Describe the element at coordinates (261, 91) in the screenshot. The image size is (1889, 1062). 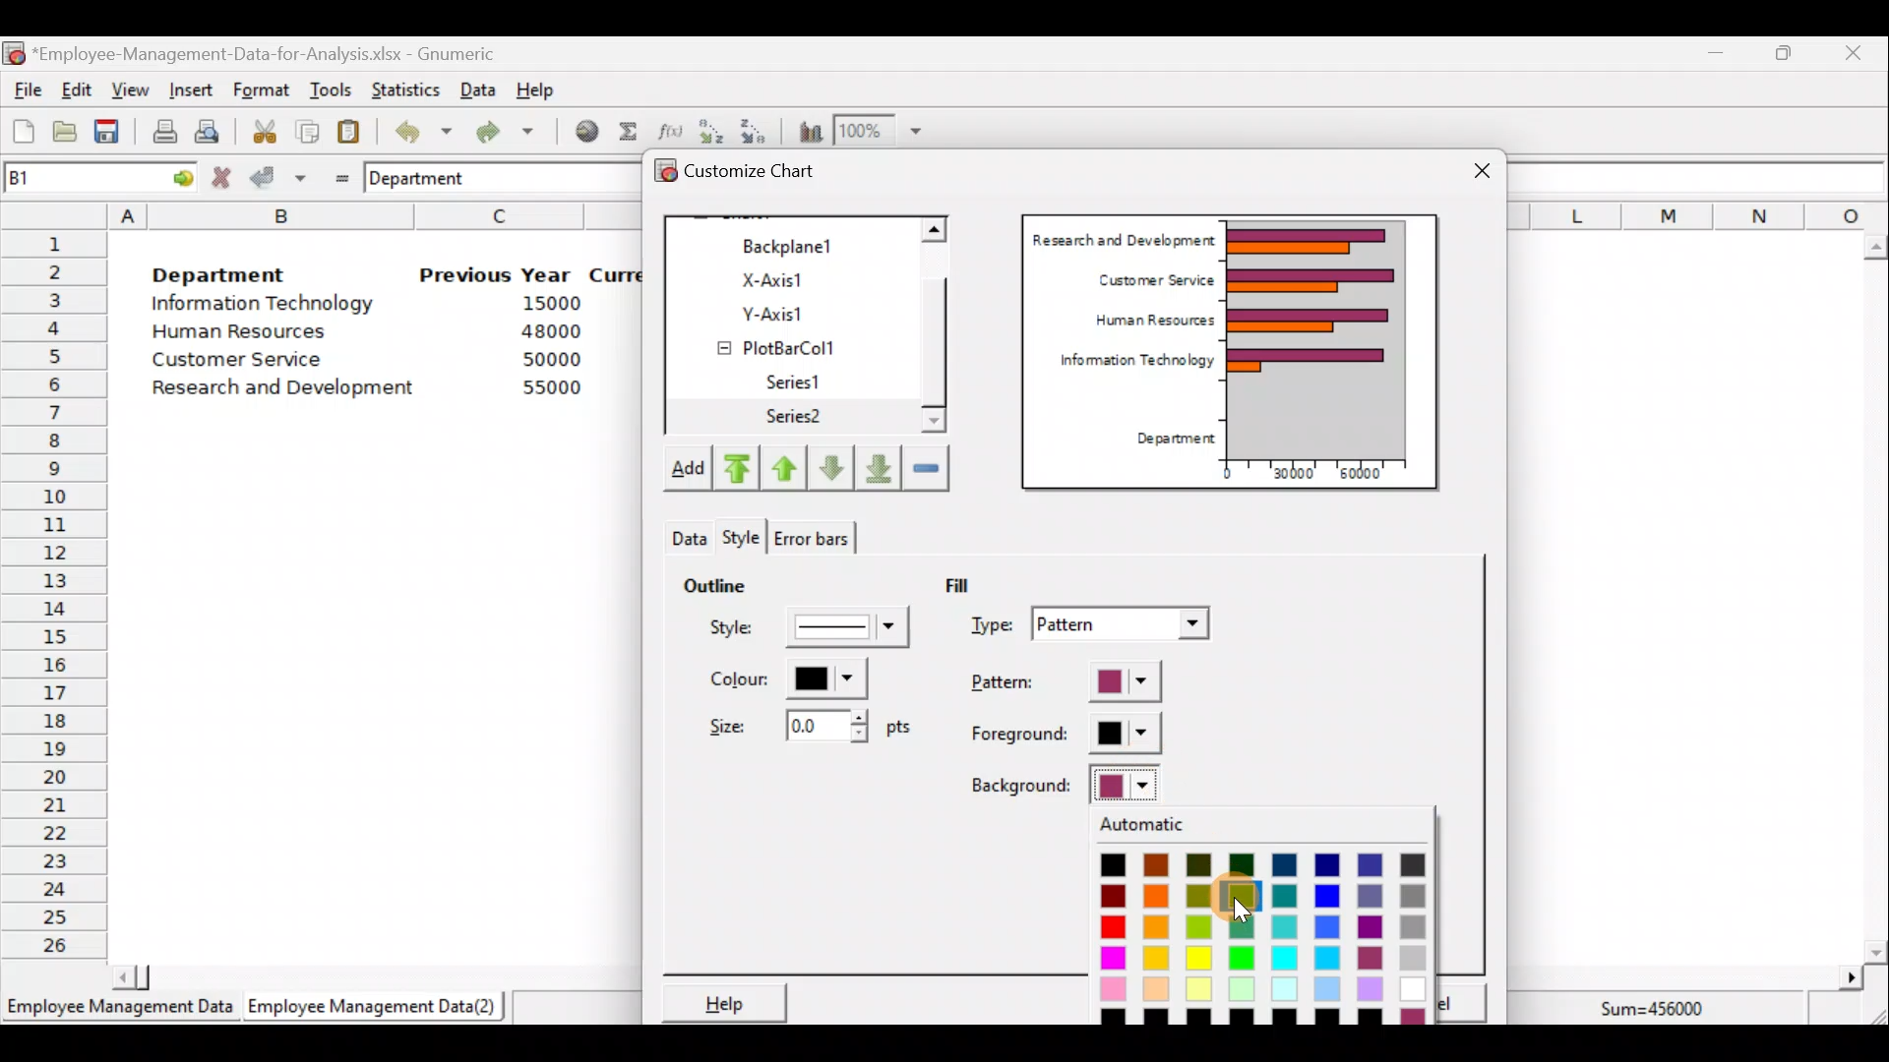
I see `Format` at that location.